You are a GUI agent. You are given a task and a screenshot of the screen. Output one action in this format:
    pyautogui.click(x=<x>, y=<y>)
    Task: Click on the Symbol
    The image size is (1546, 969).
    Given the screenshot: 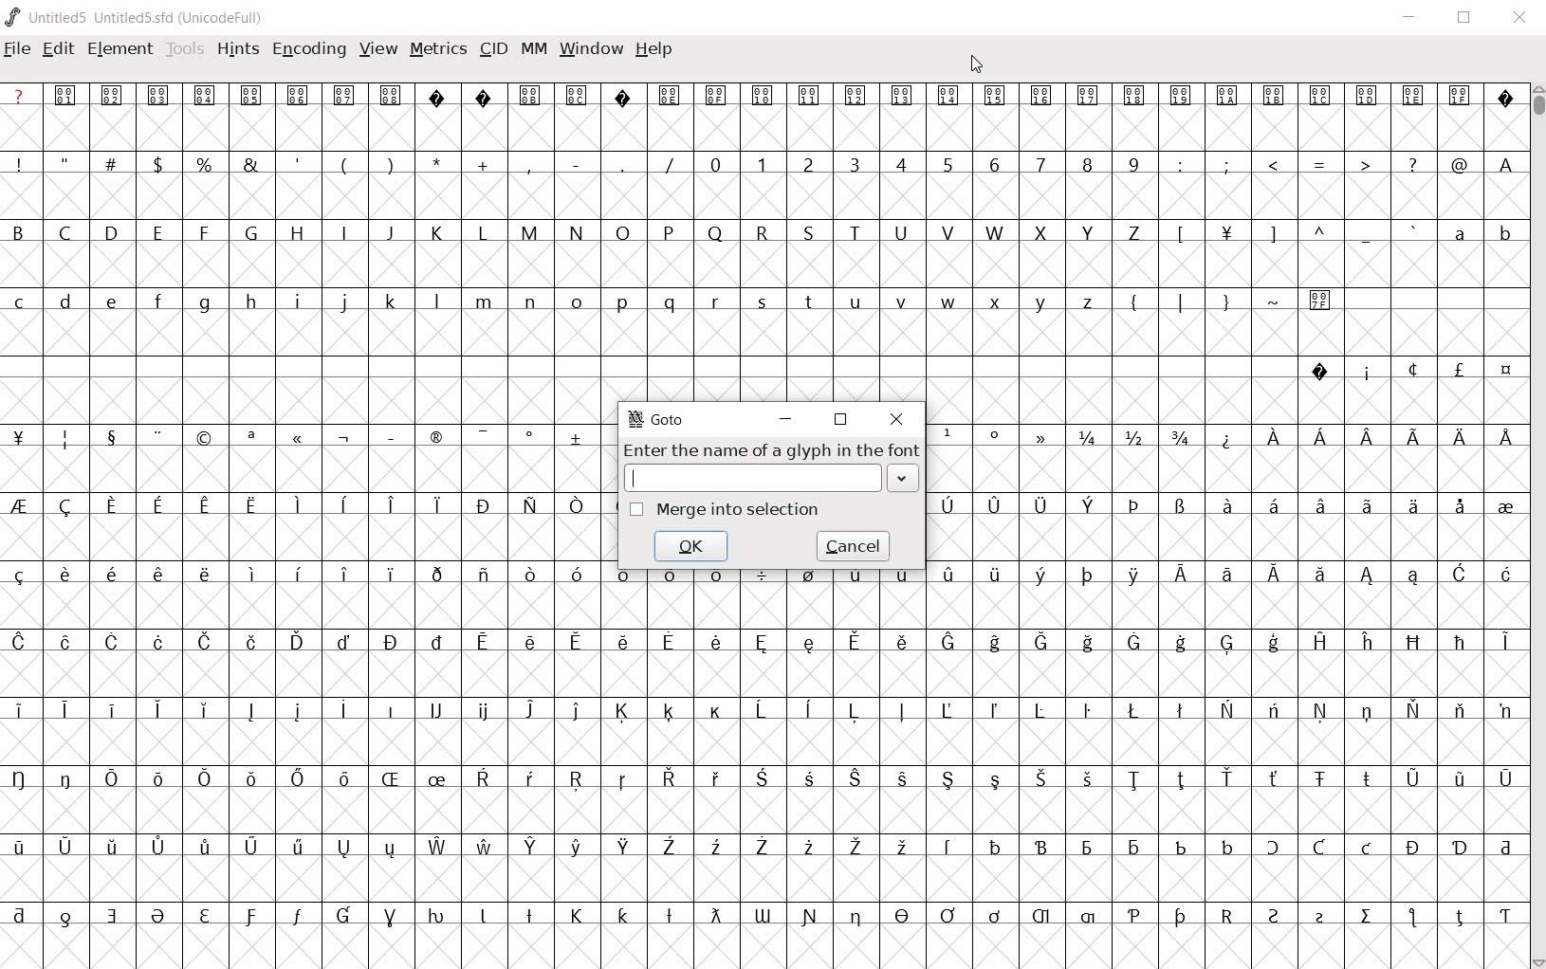 What is the action you would take?
    pyautogui.click(x=249, y=711)
    